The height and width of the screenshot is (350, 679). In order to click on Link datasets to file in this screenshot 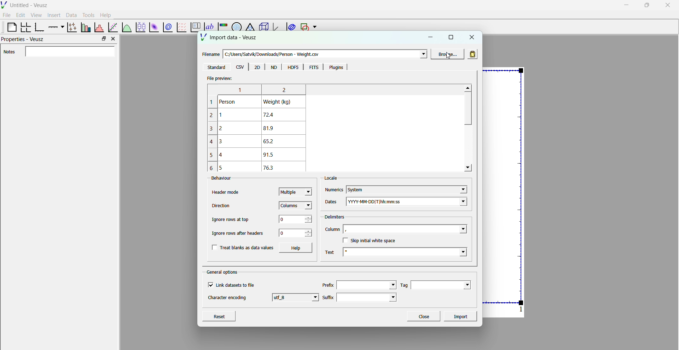, I will do `click(234, 285)`.